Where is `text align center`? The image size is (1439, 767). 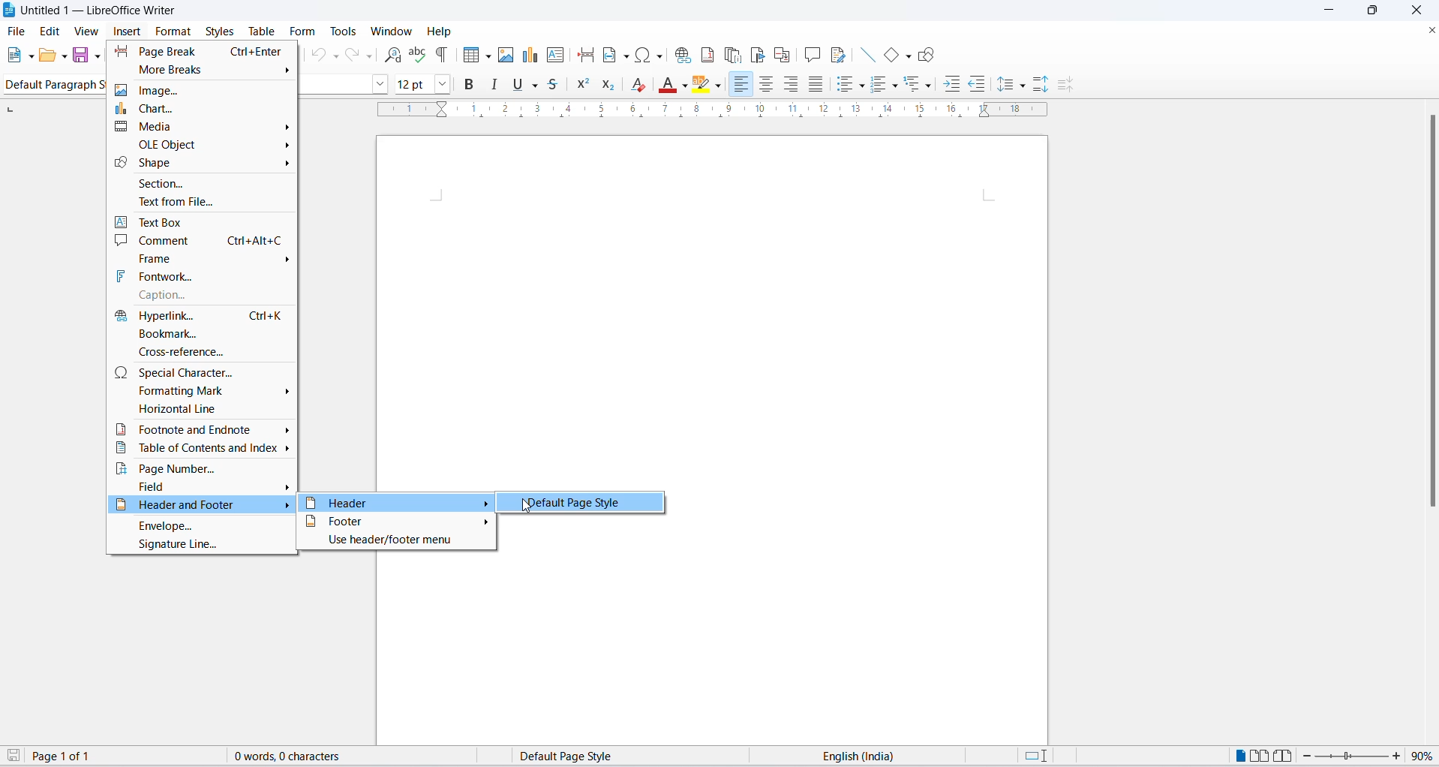 text align center is located at coordinates (770, 86).